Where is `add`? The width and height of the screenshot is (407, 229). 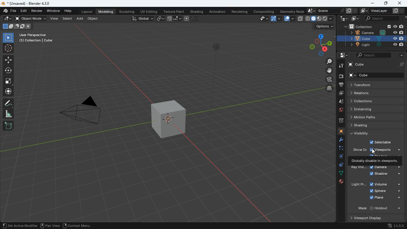
add is located at coordinates (80, 19).